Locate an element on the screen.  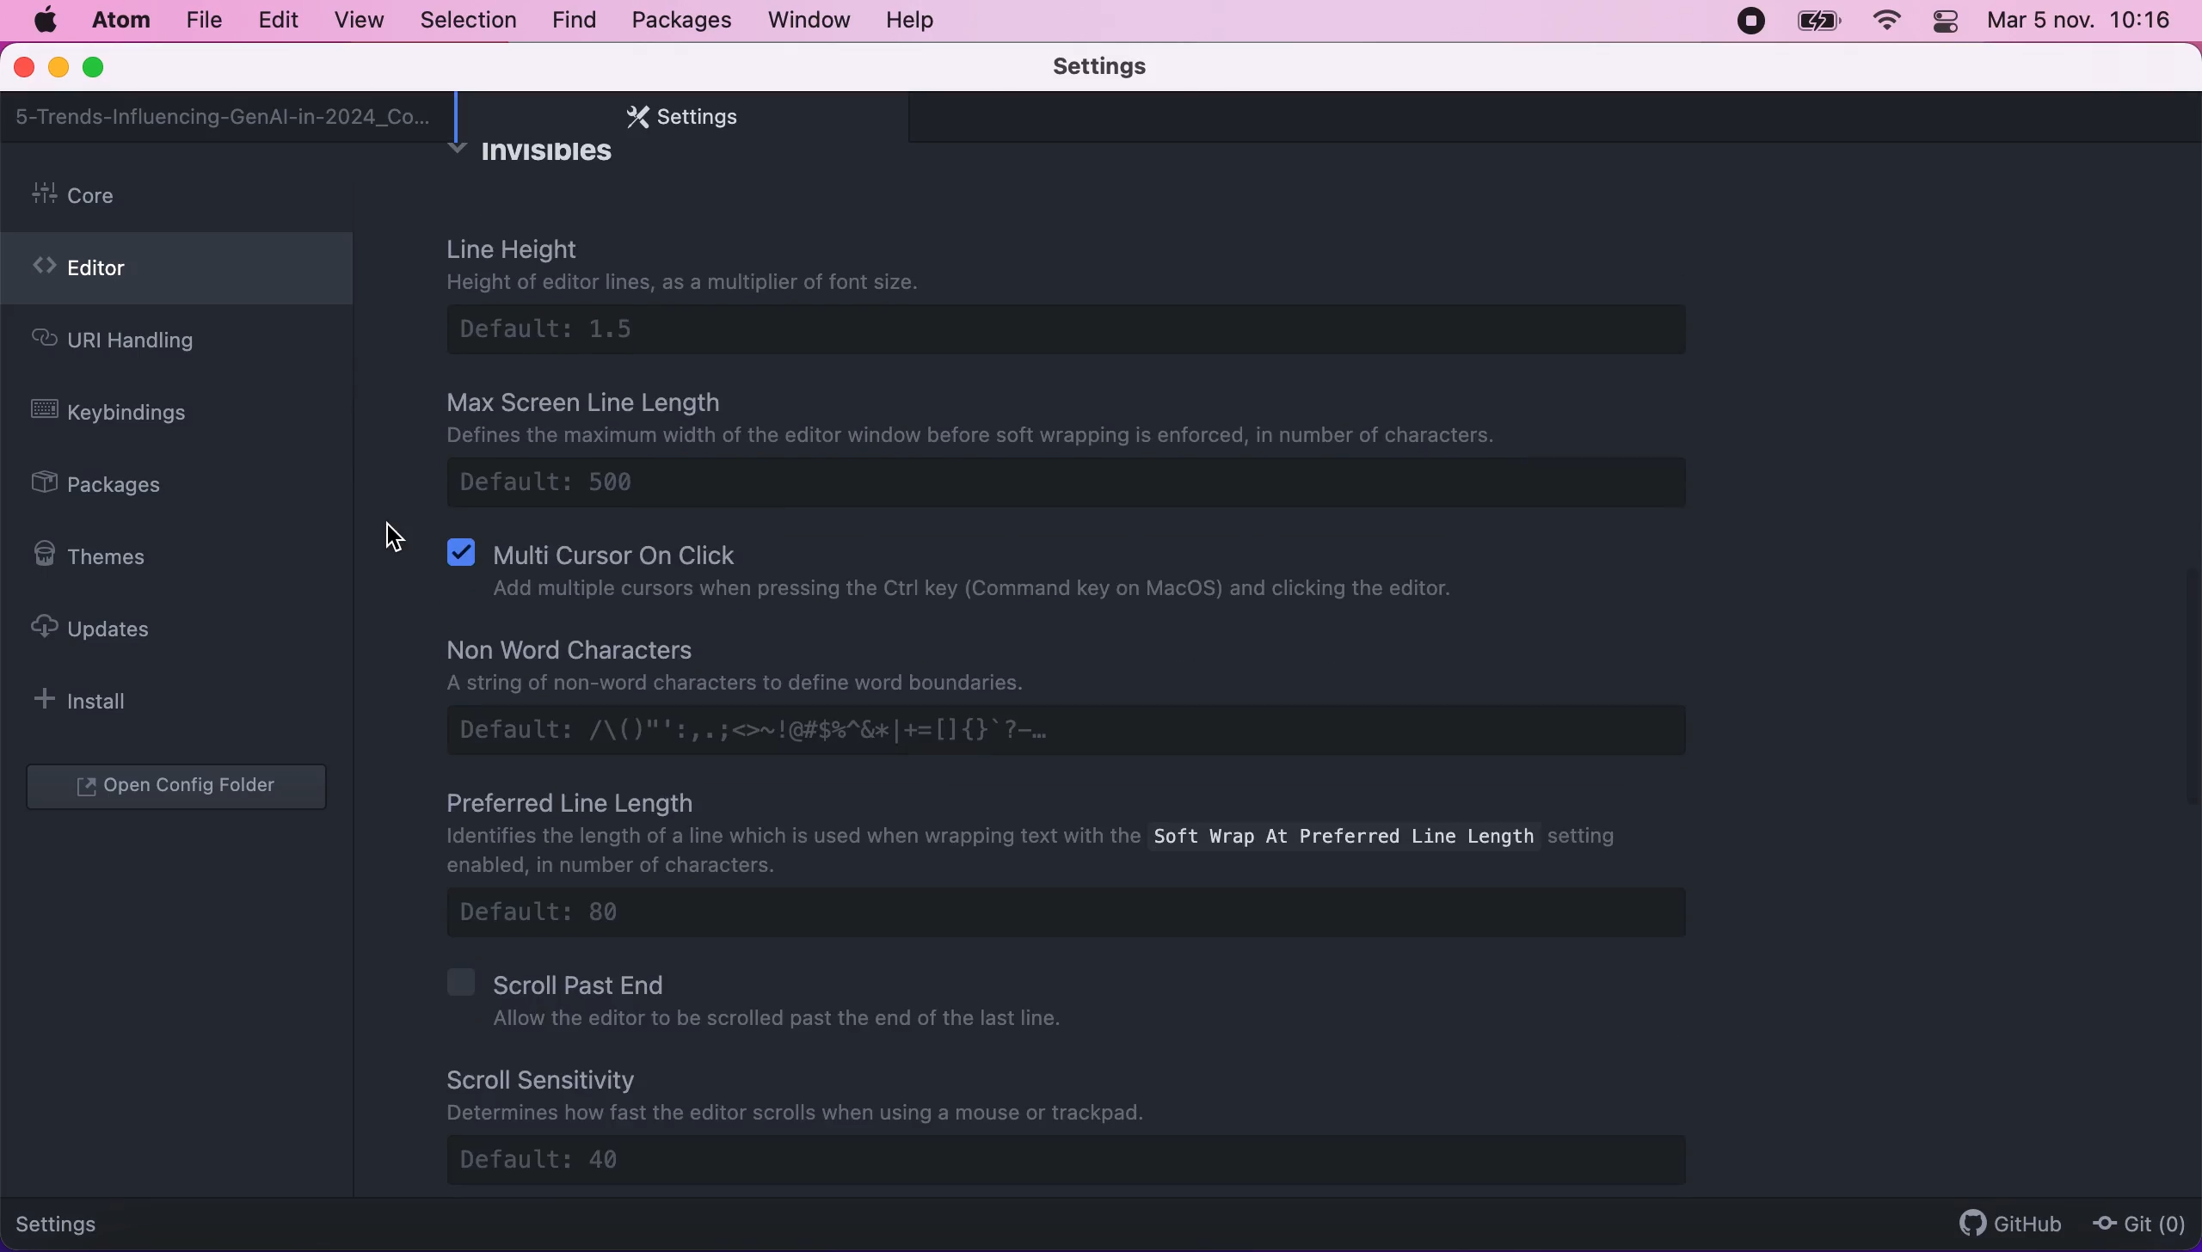
max screen line length is located at coordinates (1065, 451).